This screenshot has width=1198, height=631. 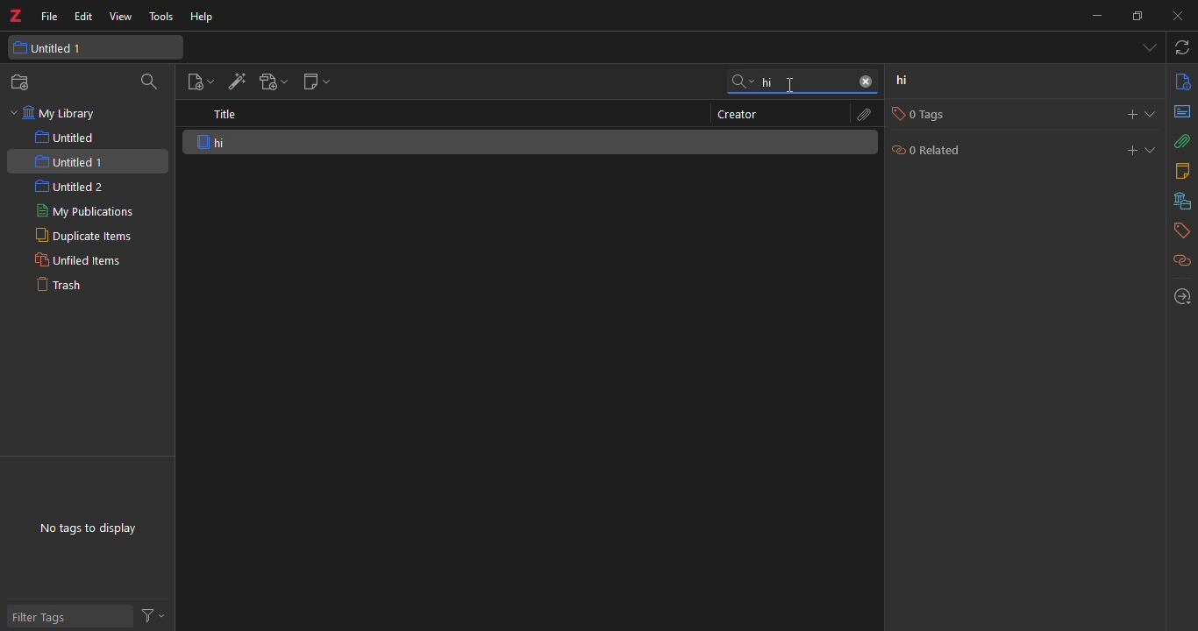 What do you see at coordinates (1181, 261) in the screenshot?
I see `related` at bounding box center [1181, 261].